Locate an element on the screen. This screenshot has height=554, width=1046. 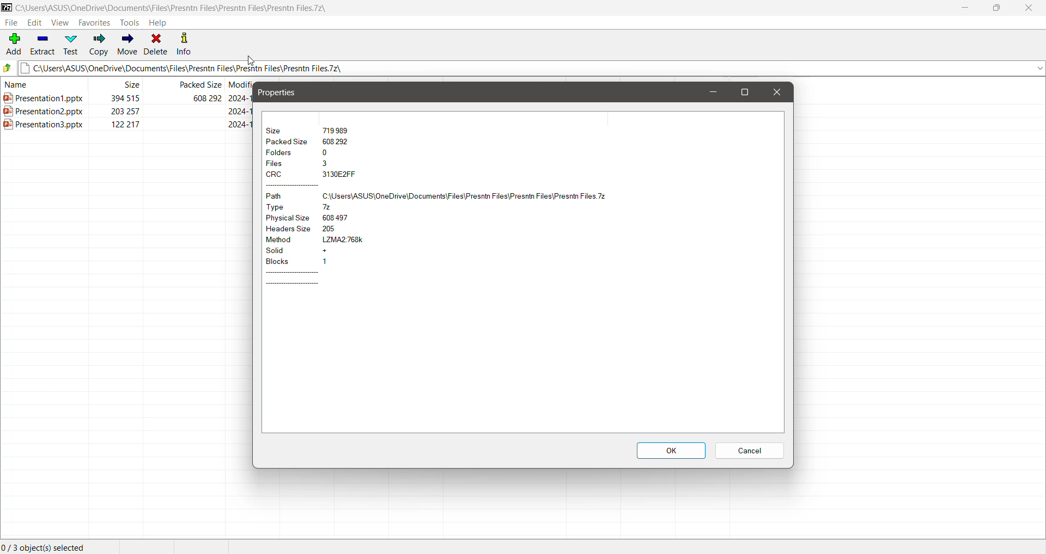
Tools is located at coordinates (131, 23).